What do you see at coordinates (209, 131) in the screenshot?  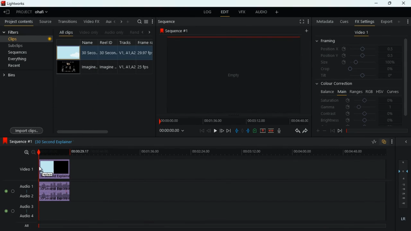 I see `back` at bounding box center [209, 131].